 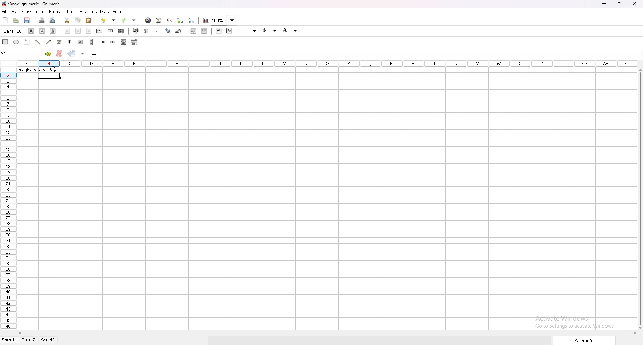 What do you see at coordinates (72, 11) in the screenshot?
I see `tools` at bounding box center [72, 11].